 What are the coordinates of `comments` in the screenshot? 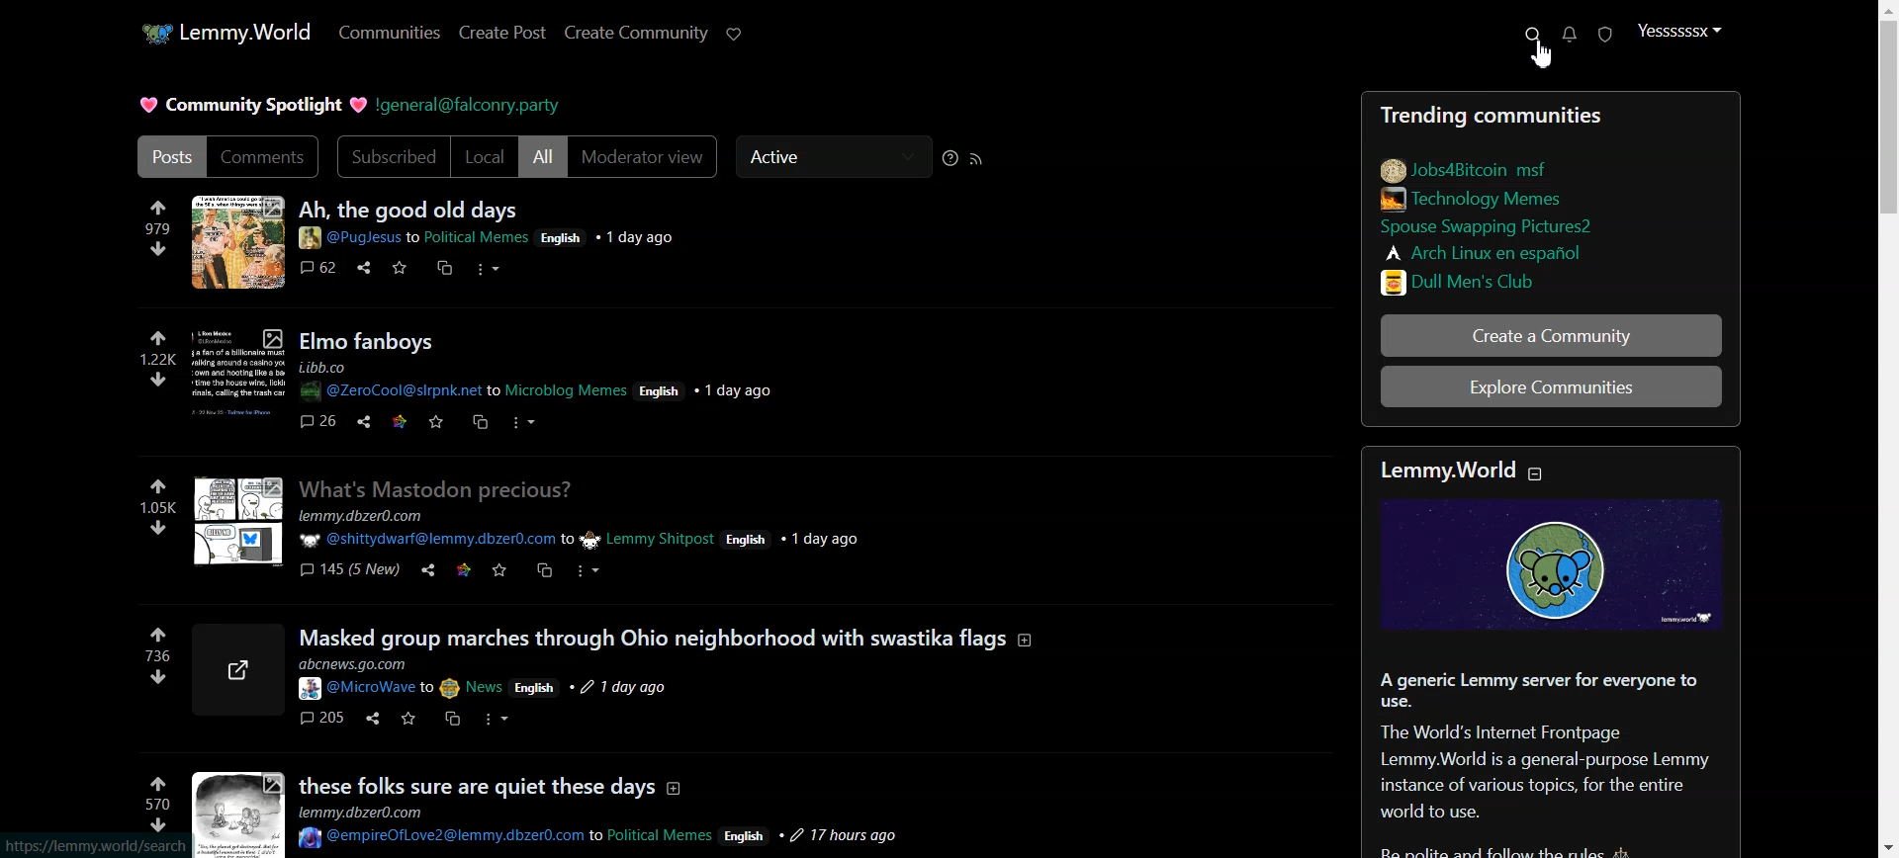 It's located at (316, 267).